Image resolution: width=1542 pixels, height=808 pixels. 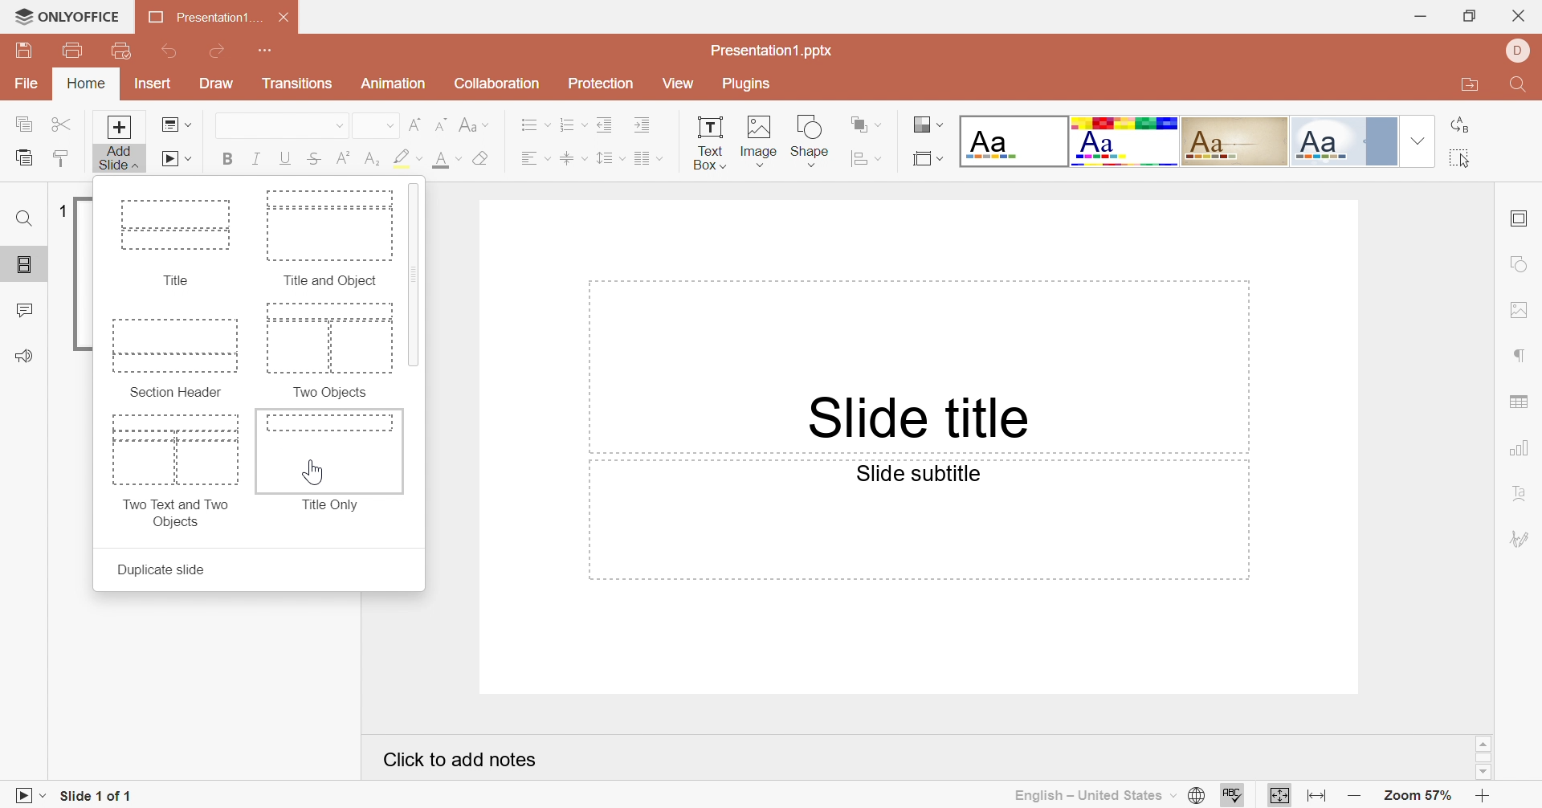 What do you see at coordinates (610, 157) in the screenshot?
I see `Line spacing` at bounding box center [610, 157].